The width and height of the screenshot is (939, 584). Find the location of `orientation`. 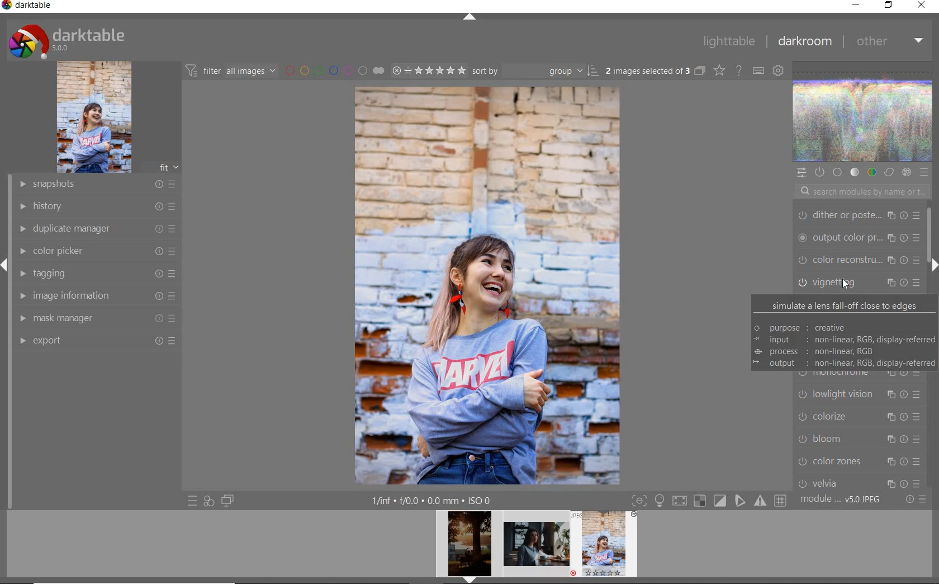

orientation is located at coordinates (857, 393).